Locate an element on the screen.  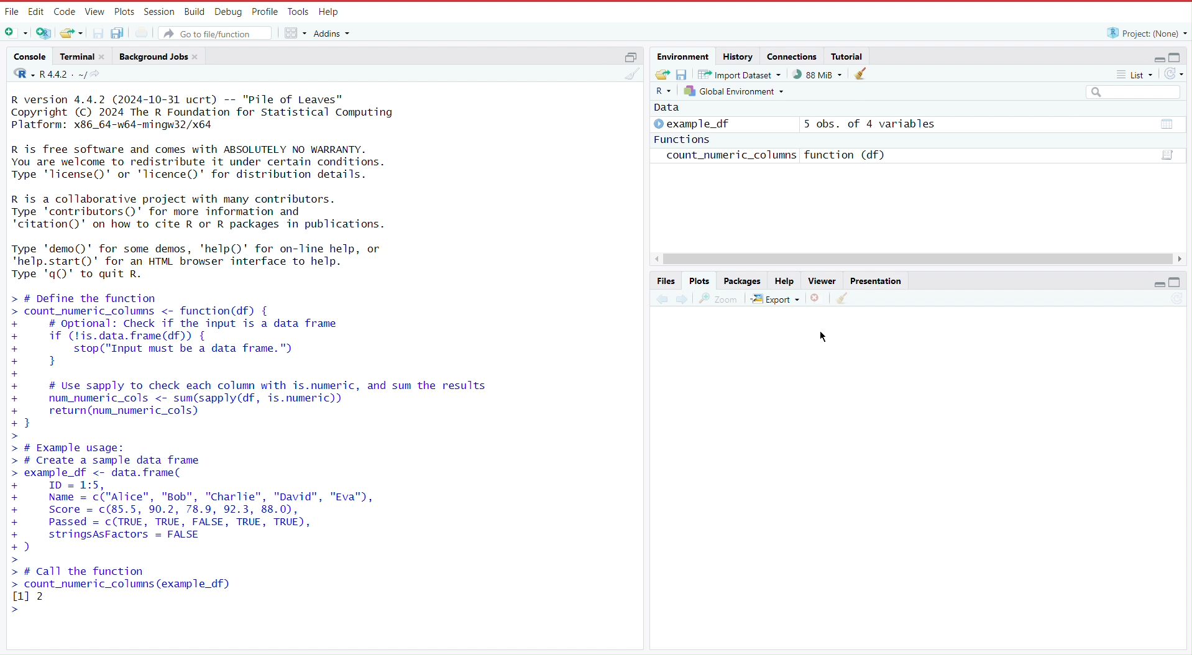
Maximize is located at coordinates (1176, 283).